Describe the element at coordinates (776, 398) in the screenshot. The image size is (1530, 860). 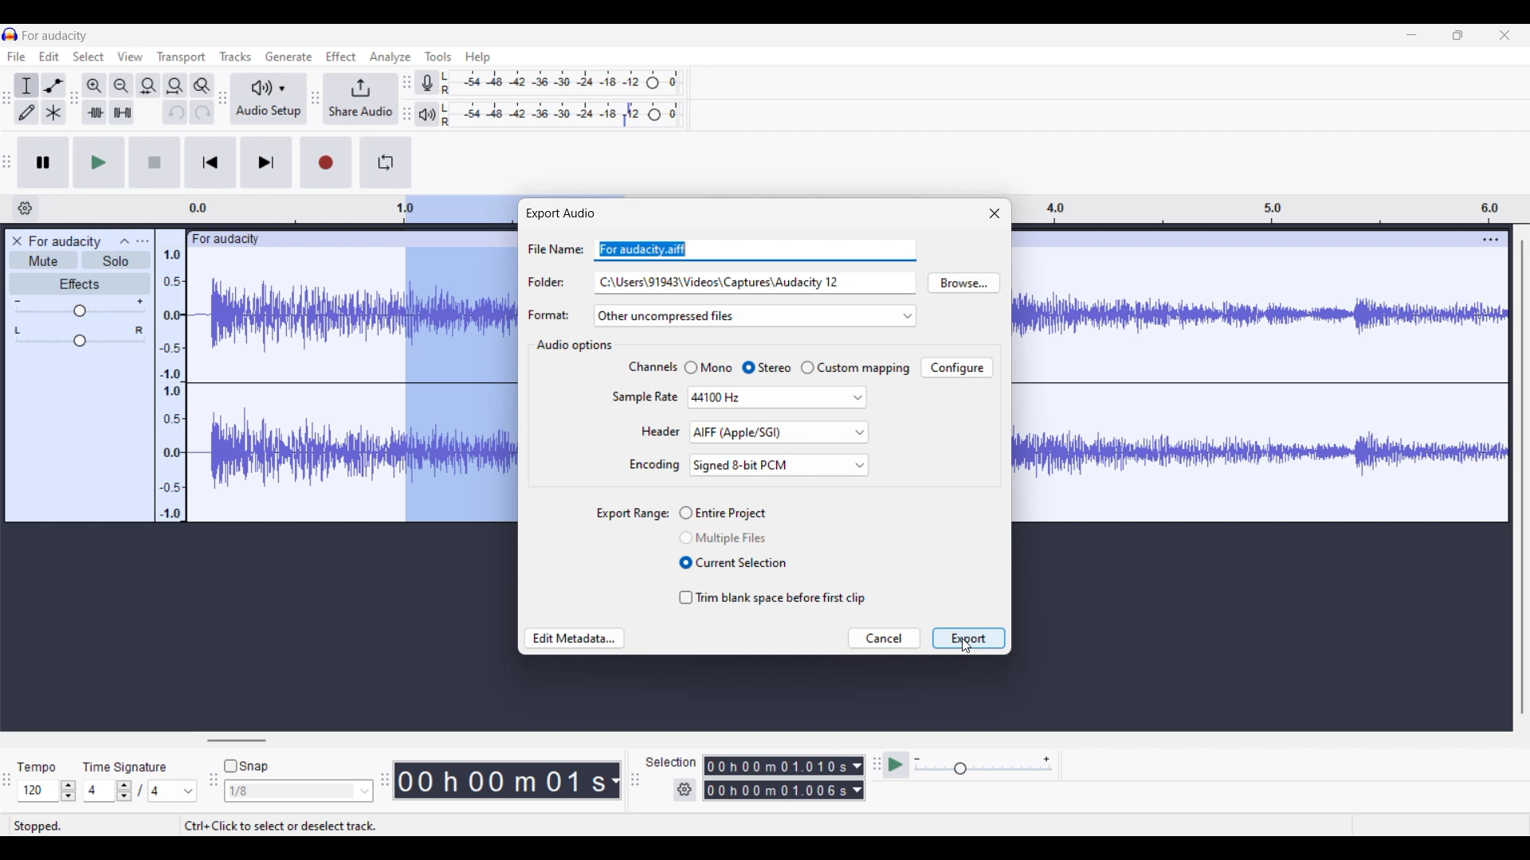
I see `44100 Hz v` at that location.